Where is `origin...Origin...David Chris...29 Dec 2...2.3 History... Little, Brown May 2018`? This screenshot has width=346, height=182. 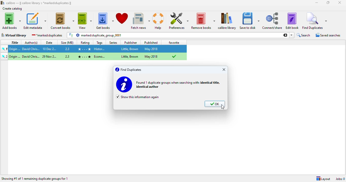 origin...Origin...David Chris...29 Dec 2...2.3 History... Little, Brown May 2018 is located at coordinates (97, 56).